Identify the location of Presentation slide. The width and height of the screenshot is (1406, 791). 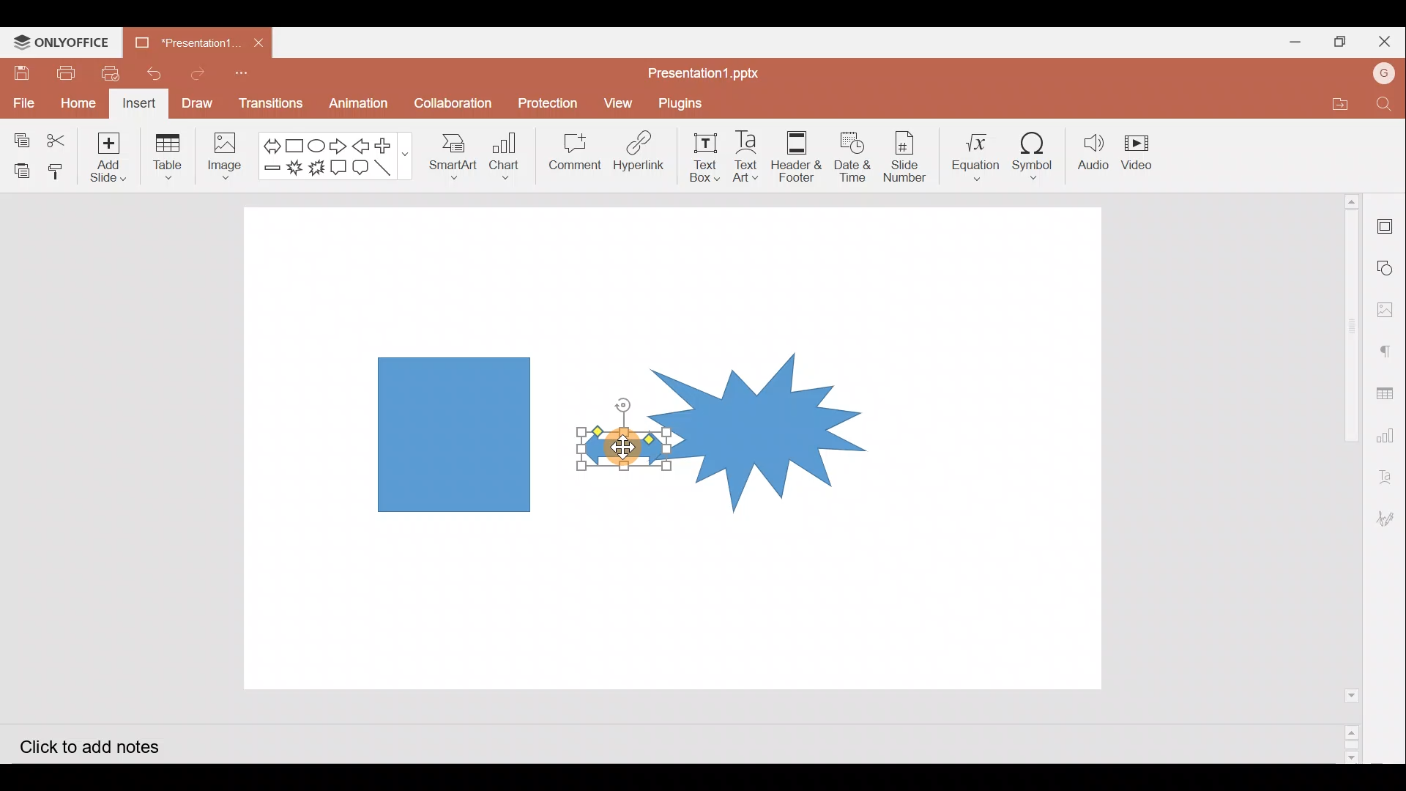
(979, 453).